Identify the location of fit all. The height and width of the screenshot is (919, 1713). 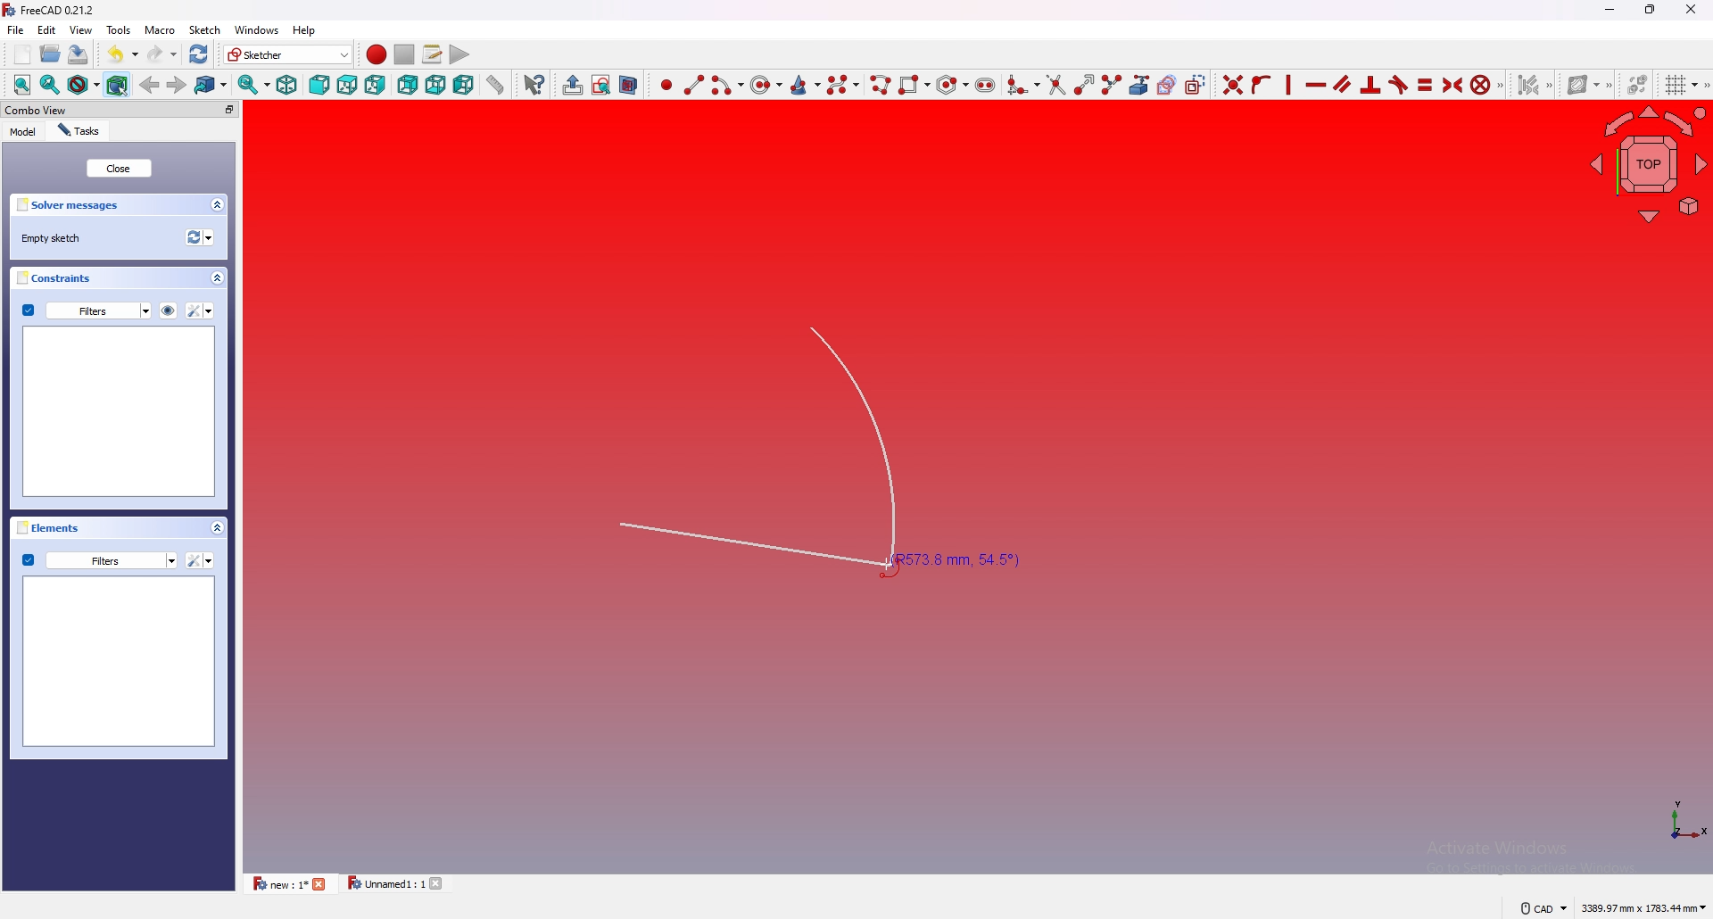
(21, 85).